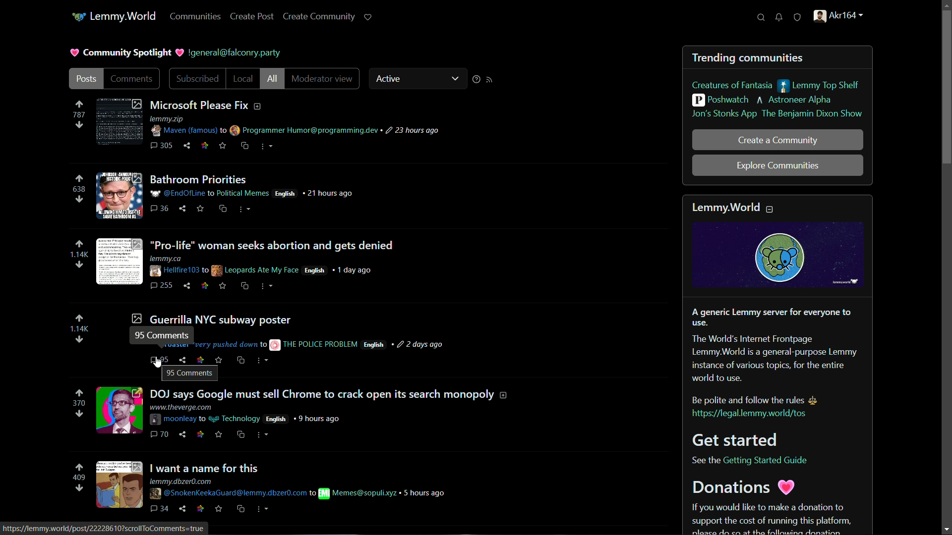 The width and height of the screenshot is (952, 535). I want to click on , so click(203, 178).